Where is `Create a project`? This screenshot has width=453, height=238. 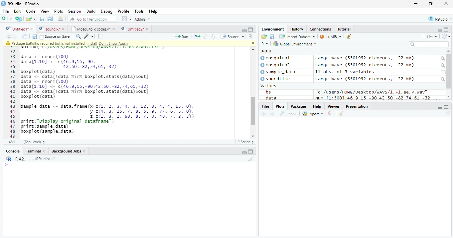
Create a project is located at coordinates (19, 19).